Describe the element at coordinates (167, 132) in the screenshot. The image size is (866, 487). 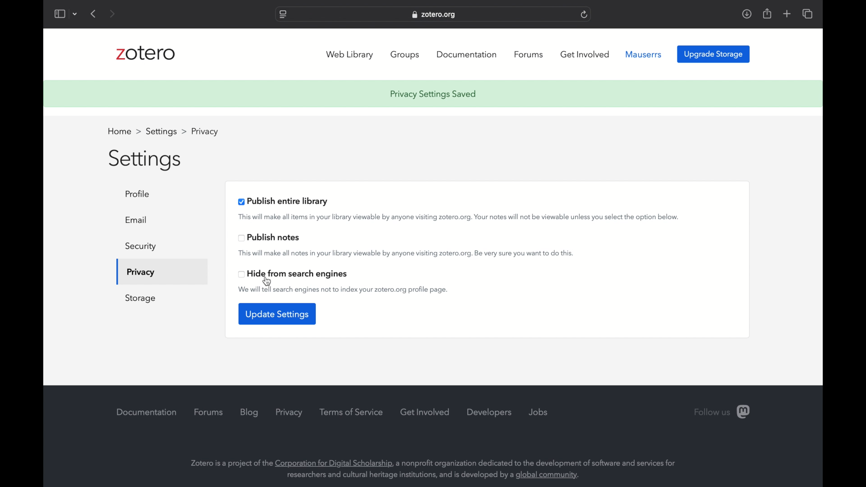
I see `settings` at that location.